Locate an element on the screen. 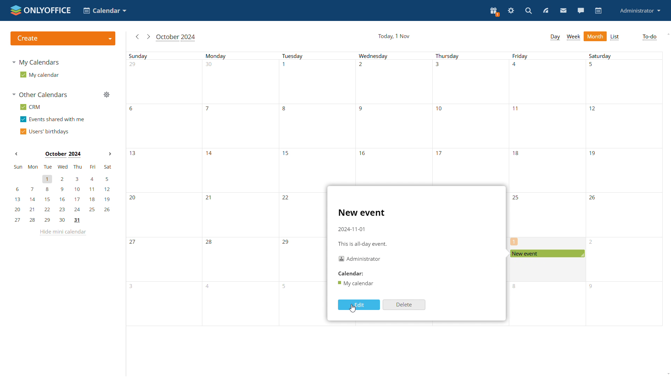 The width and height of the screenshot is (671, 377). scroll down is located at coordinates (669, 372).